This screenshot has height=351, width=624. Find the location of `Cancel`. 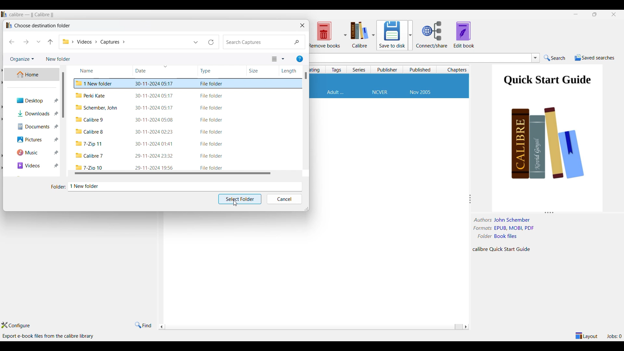

Cancel is located at coordinates (284, 199).